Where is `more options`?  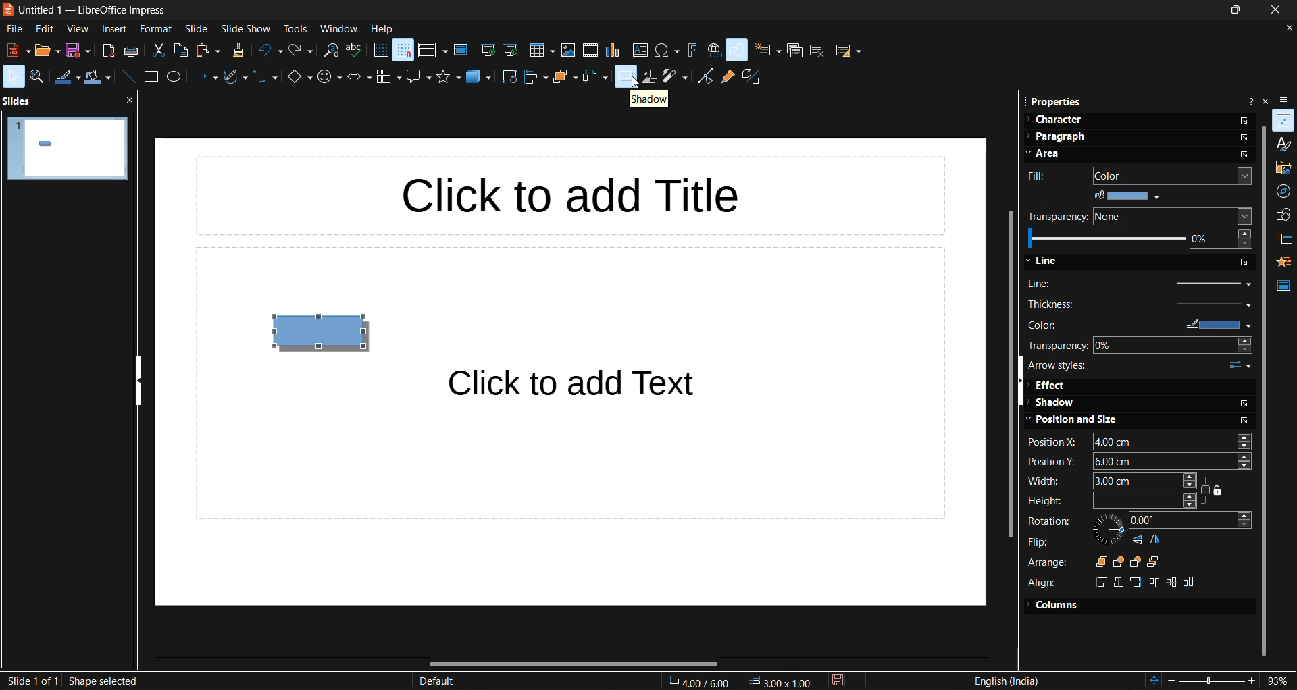
more options is located at coordinates (1246, 122).